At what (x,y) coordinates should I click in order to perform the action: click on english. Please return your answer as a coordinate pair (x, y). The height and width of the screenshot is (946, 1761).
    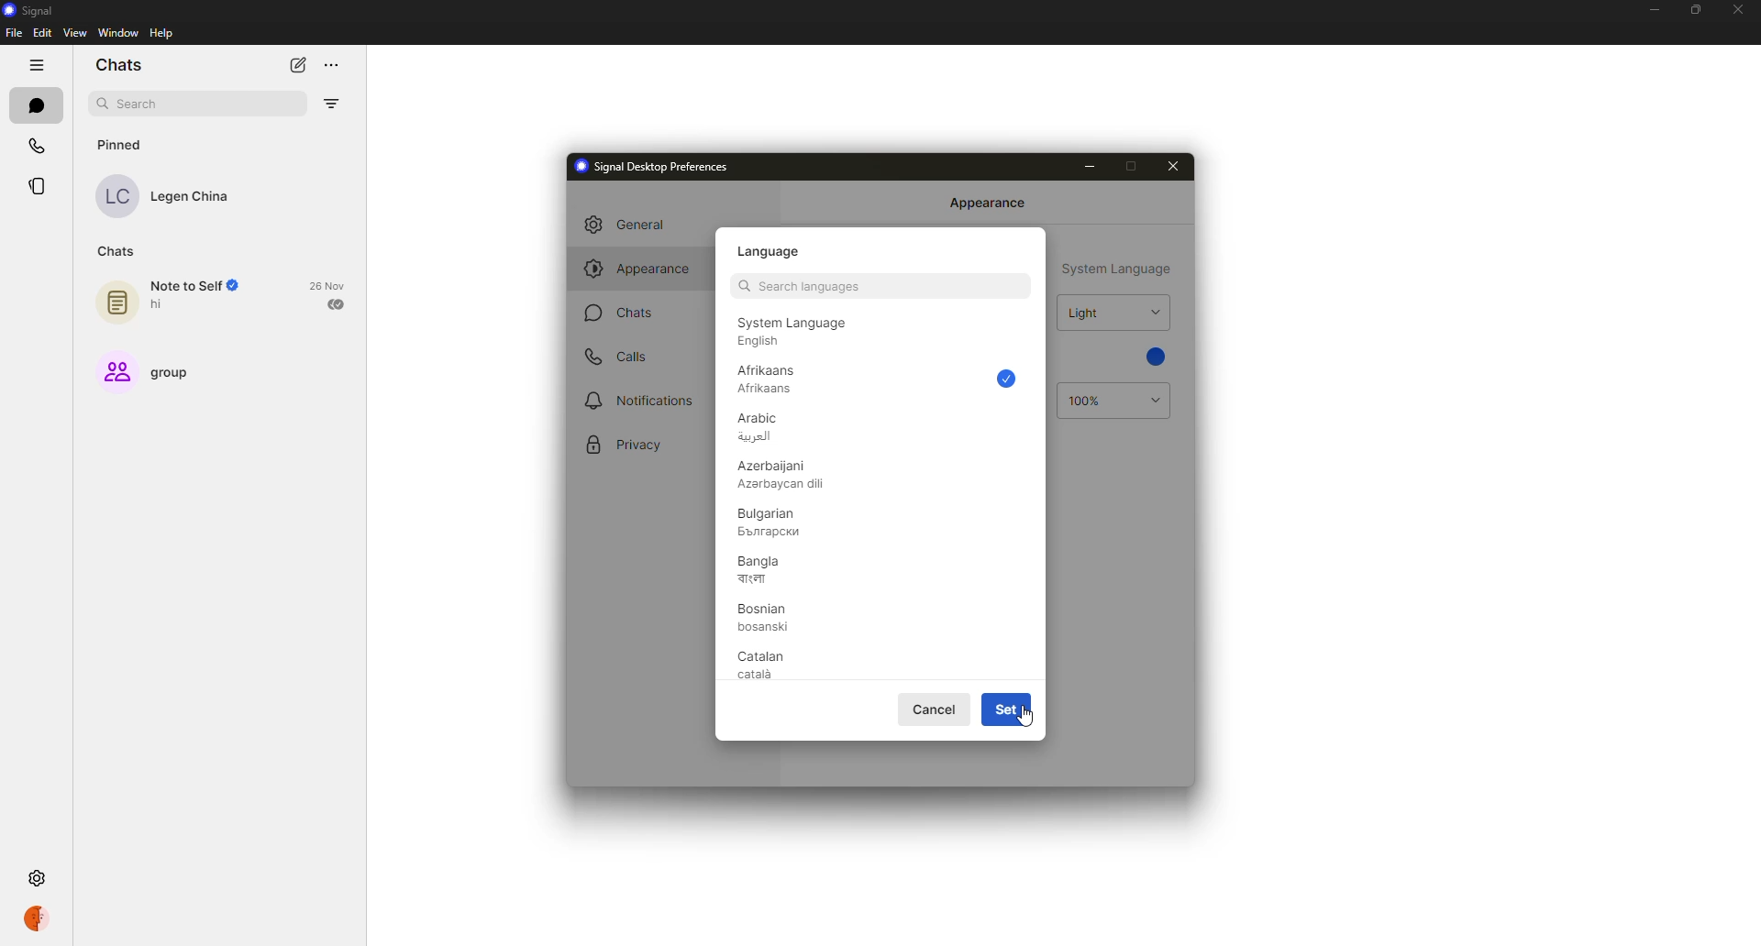
    Looking at the image, I should click on (793, 334).